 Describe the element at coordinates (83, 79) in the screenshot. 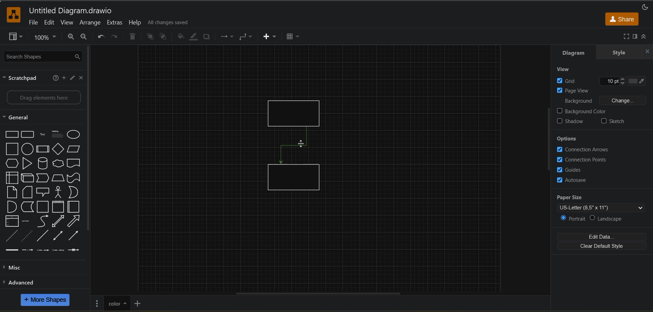

I see `close` at that location.